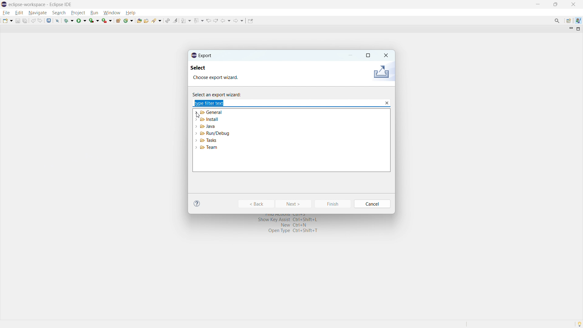 The height and width of the screenshot is (328, 583). What do you see at coordinates (146, 20) in the screenshot?
I see `open task` at bounding box center [146, 20].